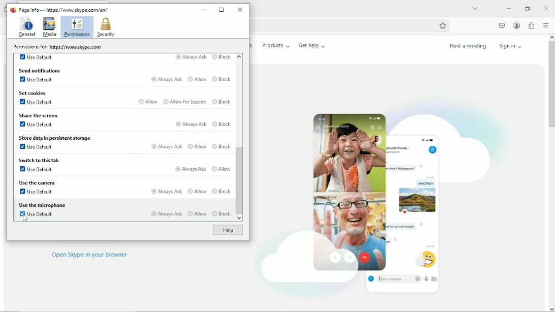 This screenshot has height=312, width=555. I want to click on Open skype in browser, so click(89, 255).